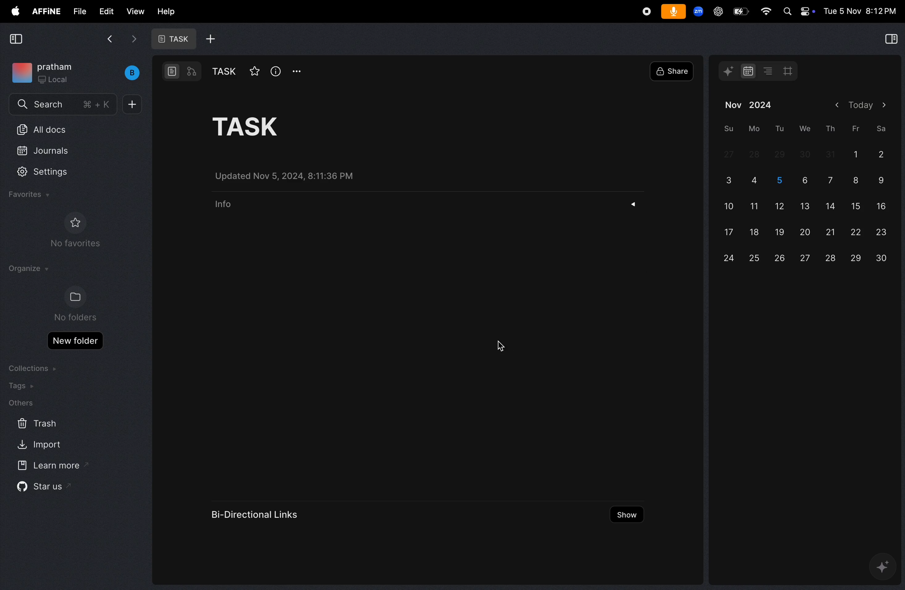 This screenshot has height=590, width=905. What do you see at coordinates (254, 71) in the screenshot?
I see `star` at bounding box center [254, 71].